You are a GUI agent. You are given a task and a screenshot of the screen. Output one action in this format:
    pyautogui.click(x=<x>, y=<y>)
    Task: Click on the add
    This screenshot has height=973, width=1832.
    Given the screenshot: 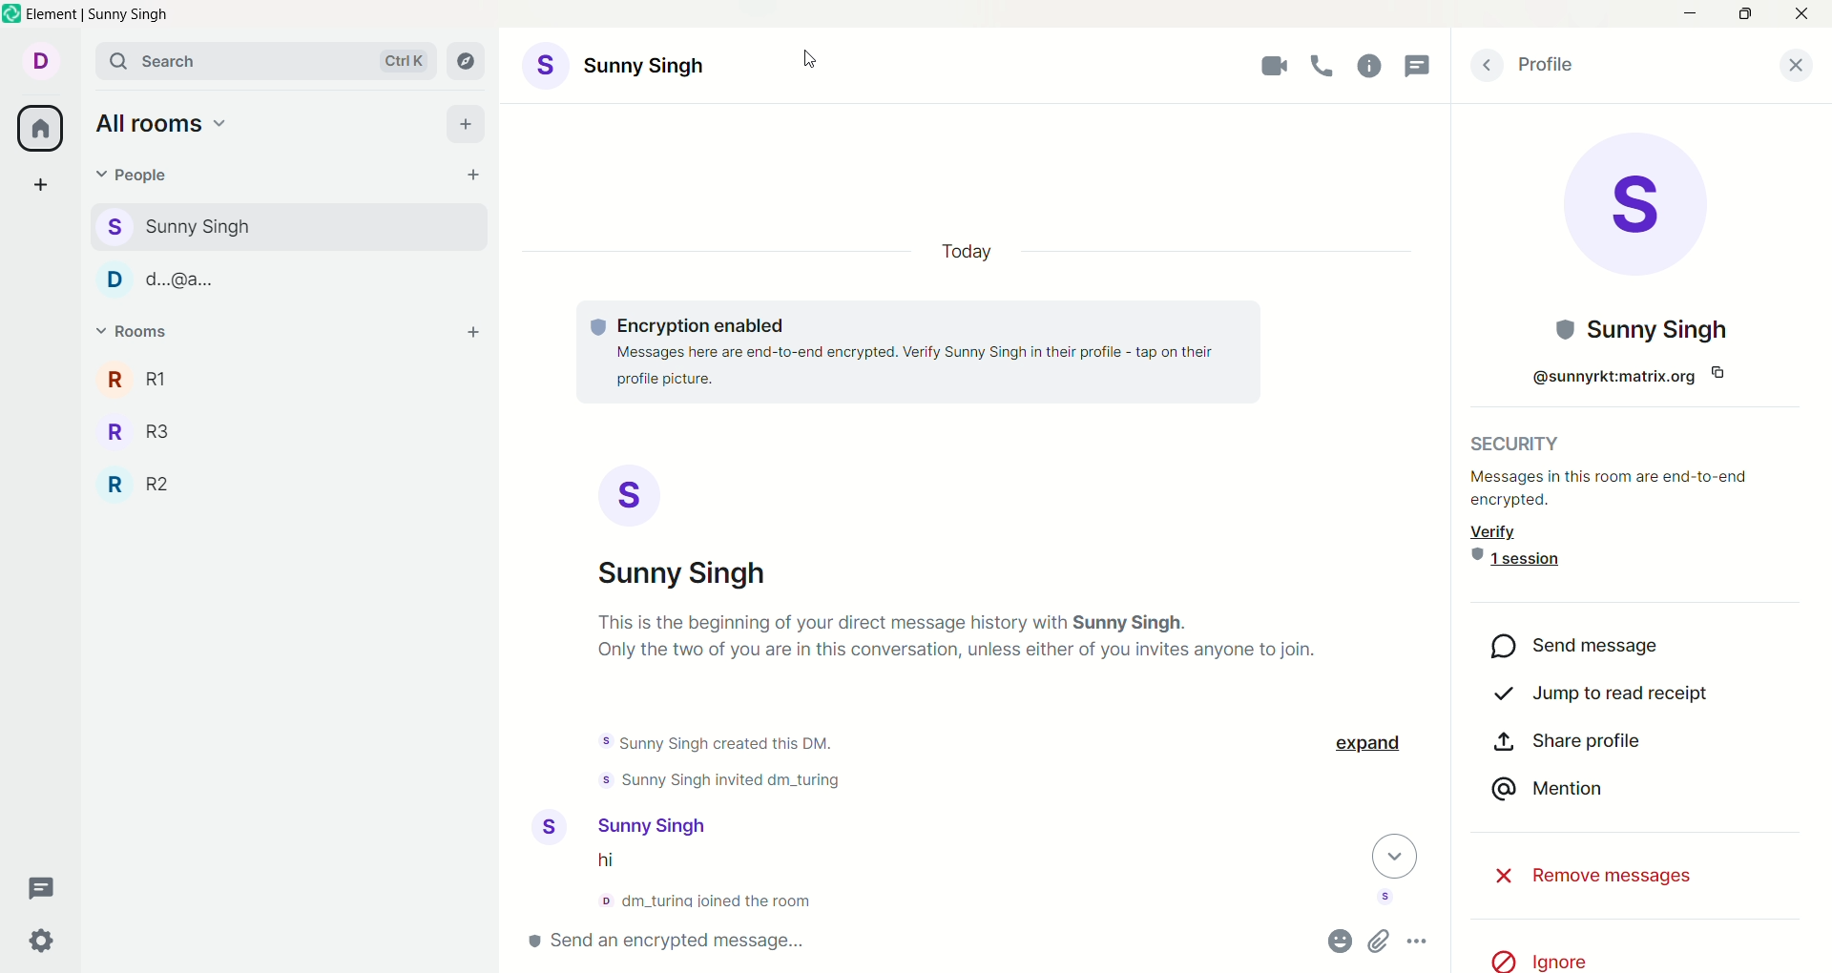 What is the action you would take?
    pyautogui.click(x=468, y=125)
    